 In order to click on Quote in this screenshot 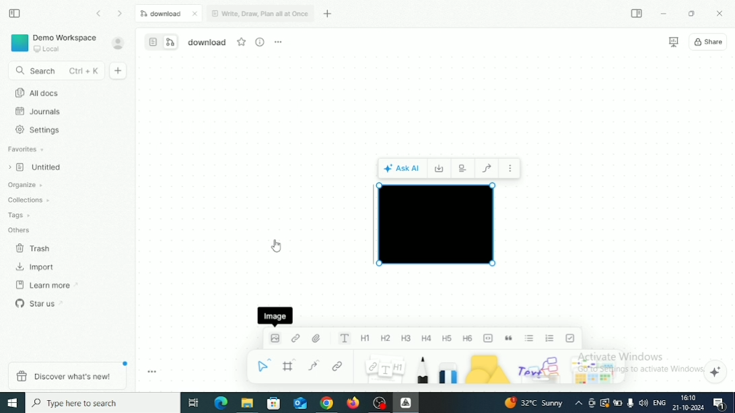, I will do `click(510, 338)`.